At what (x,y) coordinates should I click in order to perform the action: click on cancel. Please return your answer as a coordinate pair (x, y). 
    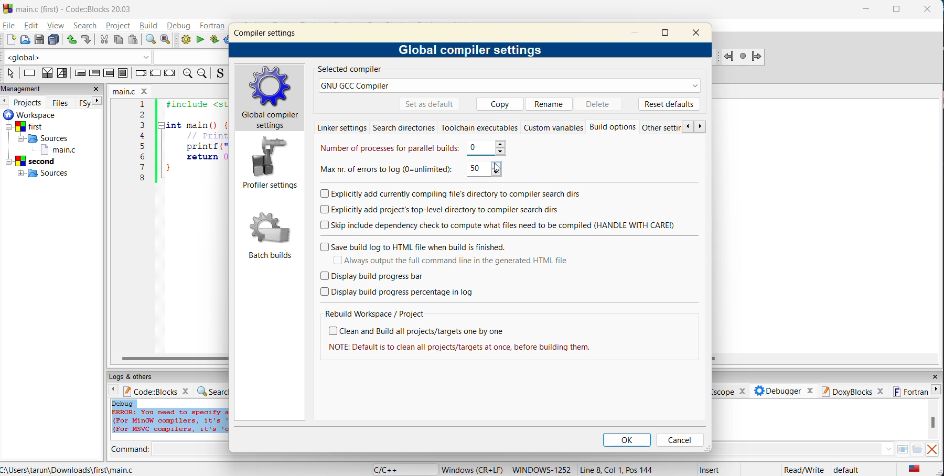
    Looking at the image, I should click on (678, 440).